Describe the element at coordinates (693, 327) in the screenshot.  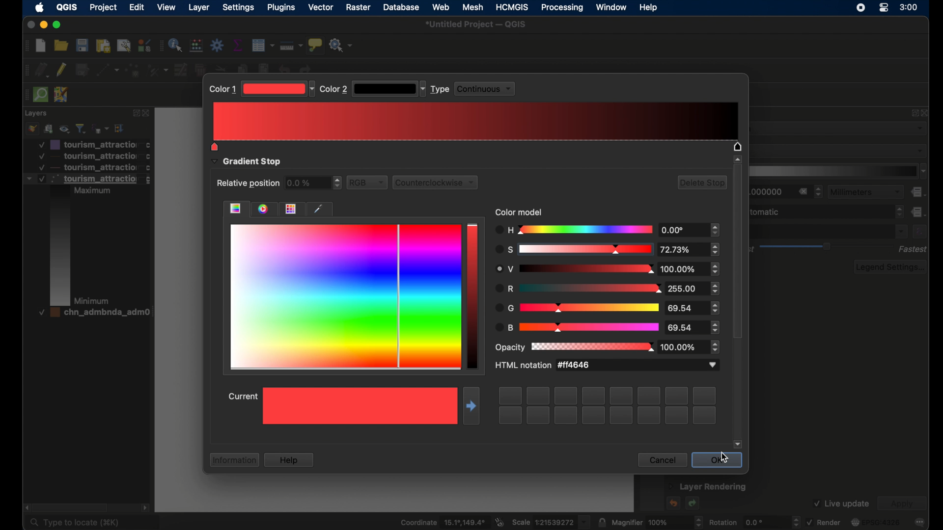
I see `stepper buttons` at that location.